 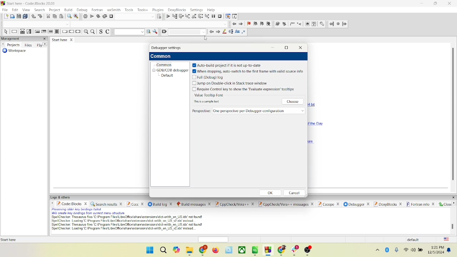 What do you see at coordinates (15, 31) in the screenshot?
I see `instruction` at bounding box center [15, 31].